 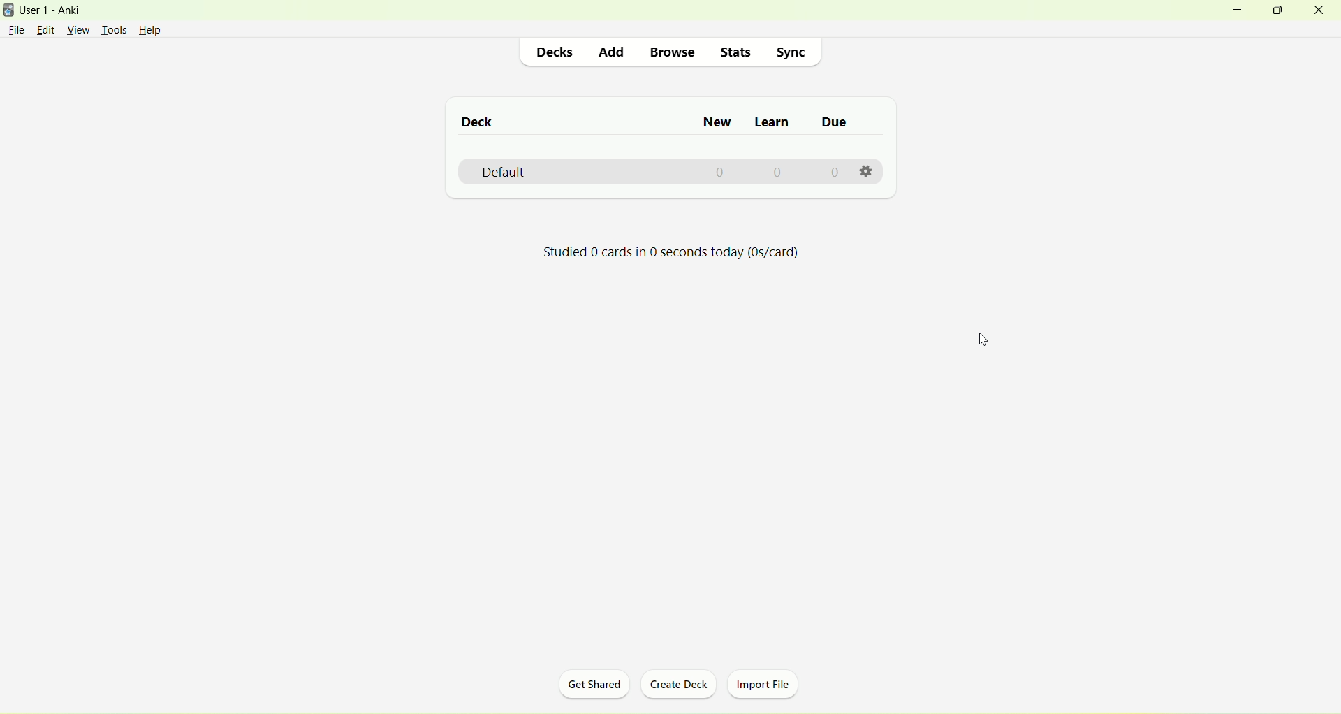 What do you see at coordinates (766, 122) in the screenshot?
I see `learn` at bounding box center [766, 122].